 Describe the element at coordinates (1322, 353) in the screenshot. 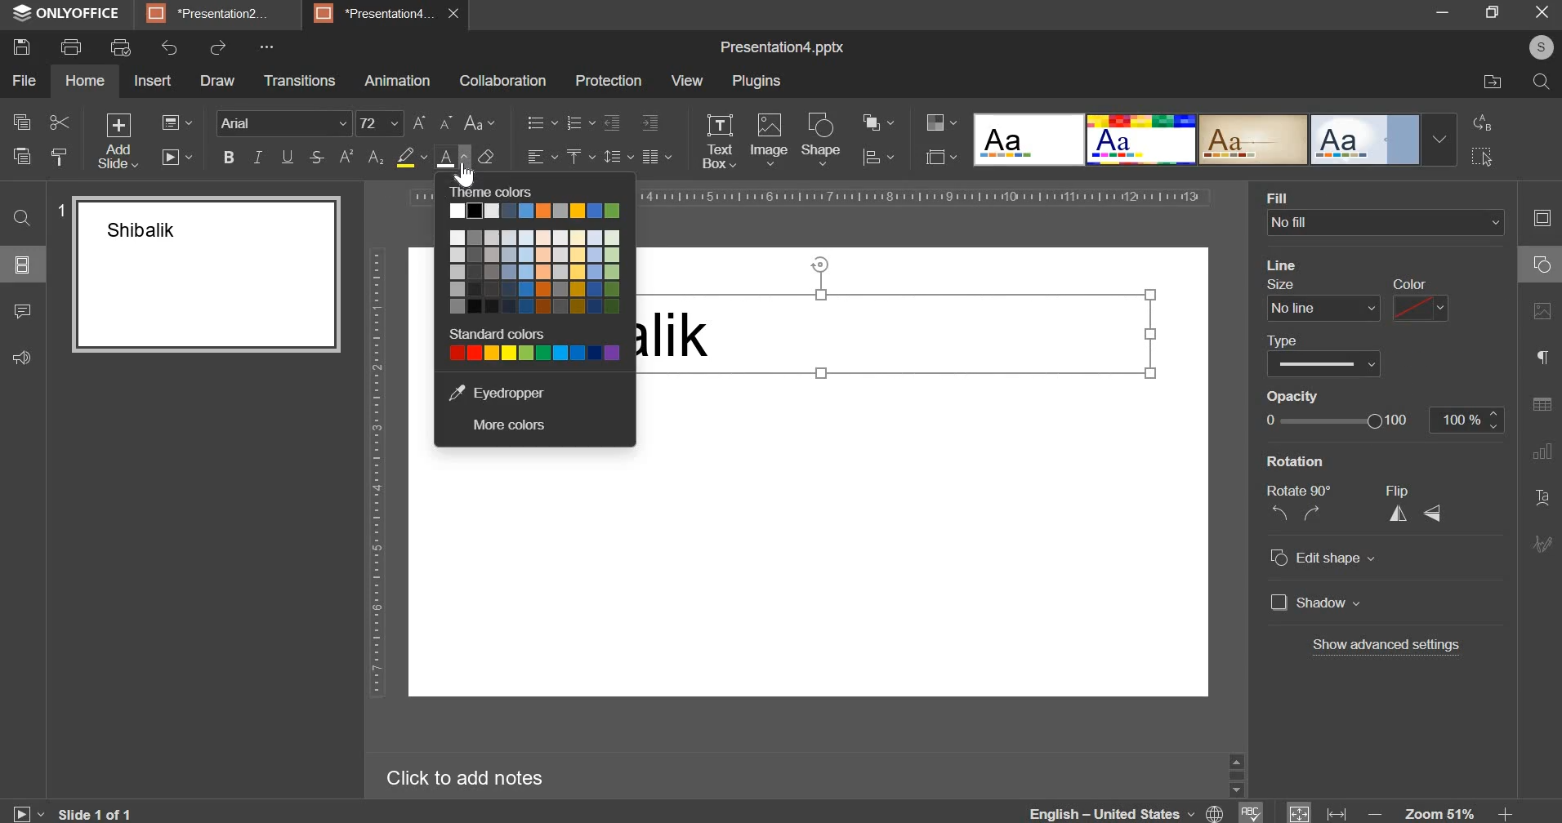

I see `type` at that location.